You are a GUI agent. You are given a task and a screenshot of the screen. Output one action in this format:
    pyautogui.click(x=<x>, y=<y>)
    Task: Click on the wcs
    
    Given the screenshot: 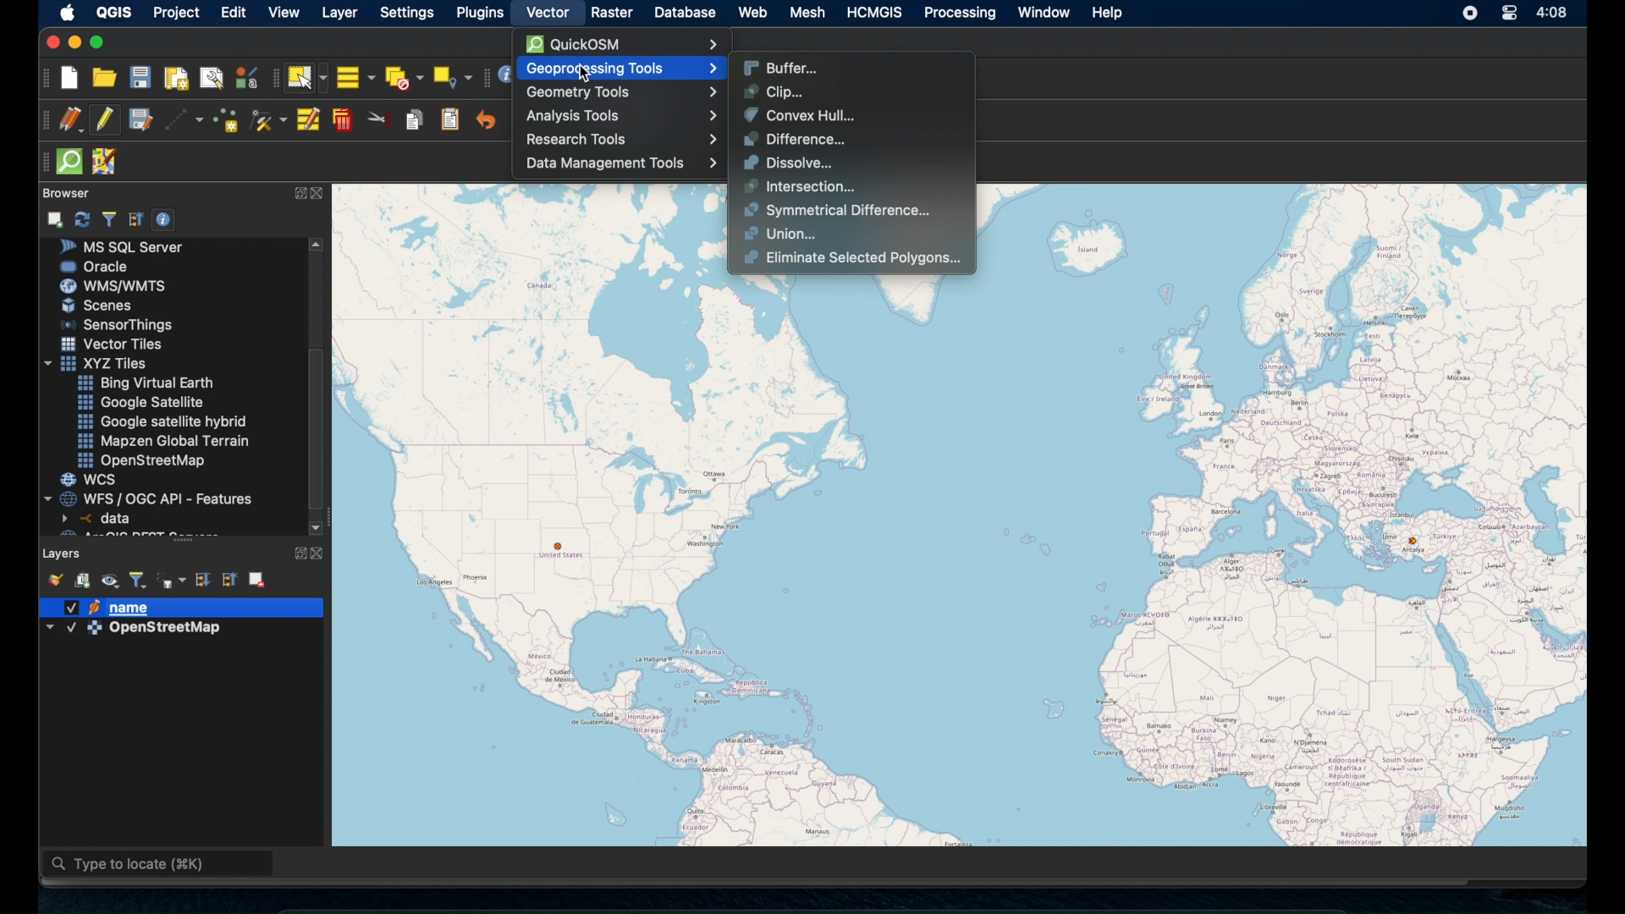 What is the action you would take?
    pyautogui.click(x=91, y=480)
    